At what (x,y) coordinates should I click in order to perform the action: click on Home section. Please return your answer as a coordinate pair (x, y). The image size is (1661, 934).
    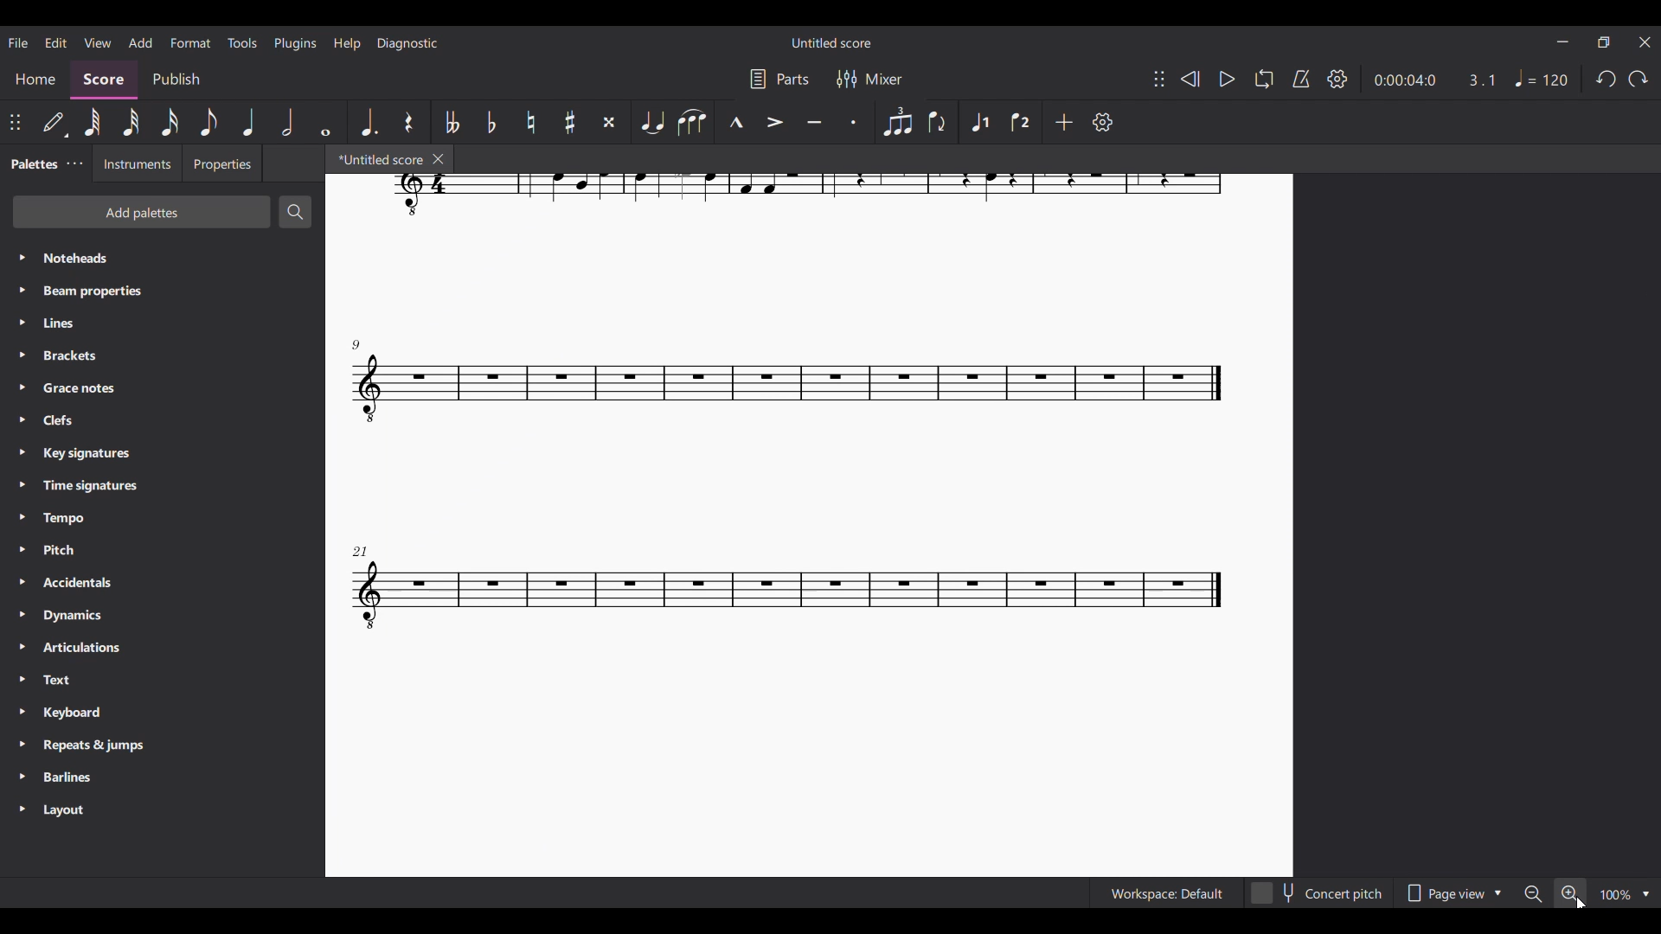
    Looking at the image, I should click on (35, 80).